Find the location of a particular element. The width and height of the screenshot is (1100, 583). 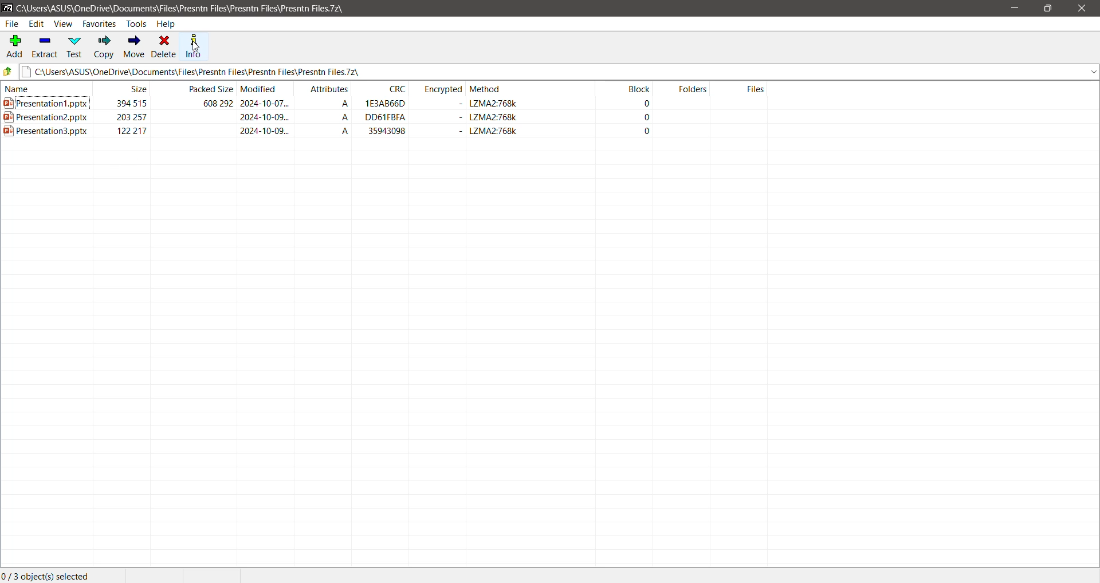

atributes is located at coordinates (323, 89).